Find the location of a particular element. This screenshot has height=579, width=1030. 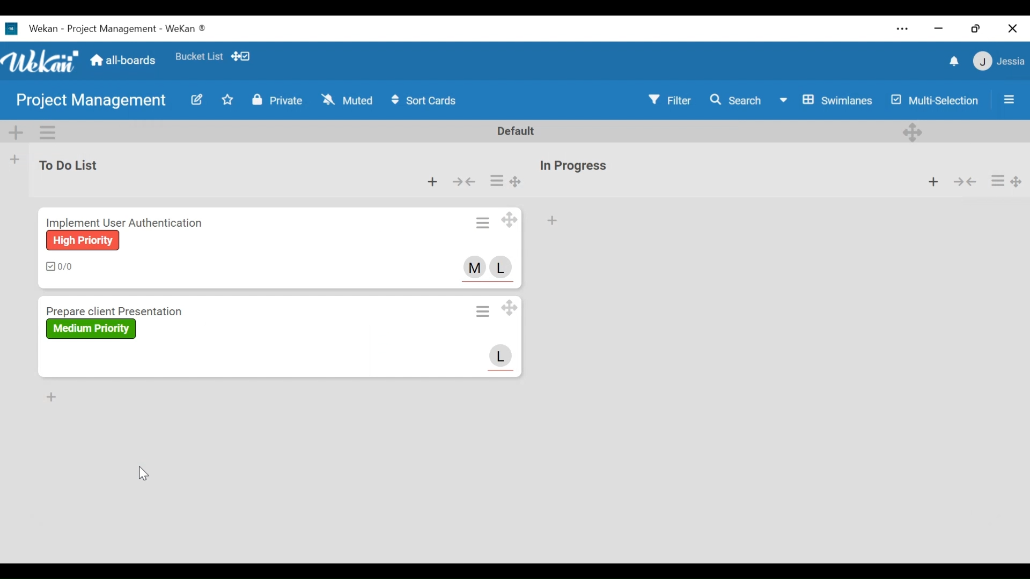

Card Title is located at coordinates (127, 221).